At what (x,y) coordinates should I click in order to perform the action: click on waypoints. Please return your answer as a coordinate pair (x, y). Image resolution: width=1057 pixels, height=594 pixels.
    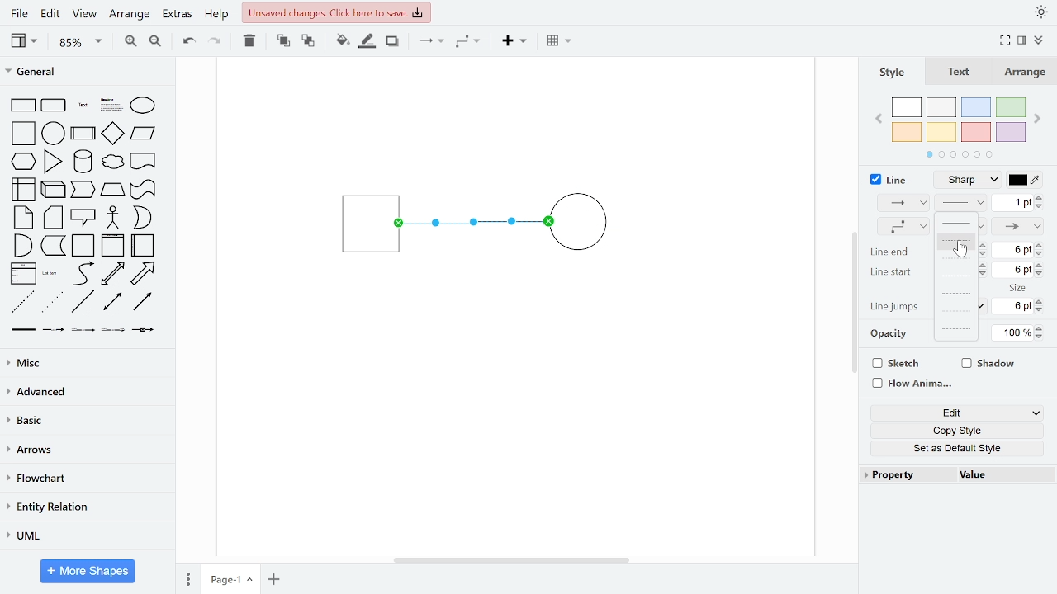
    Looking at the image, I should click on (472, 41).